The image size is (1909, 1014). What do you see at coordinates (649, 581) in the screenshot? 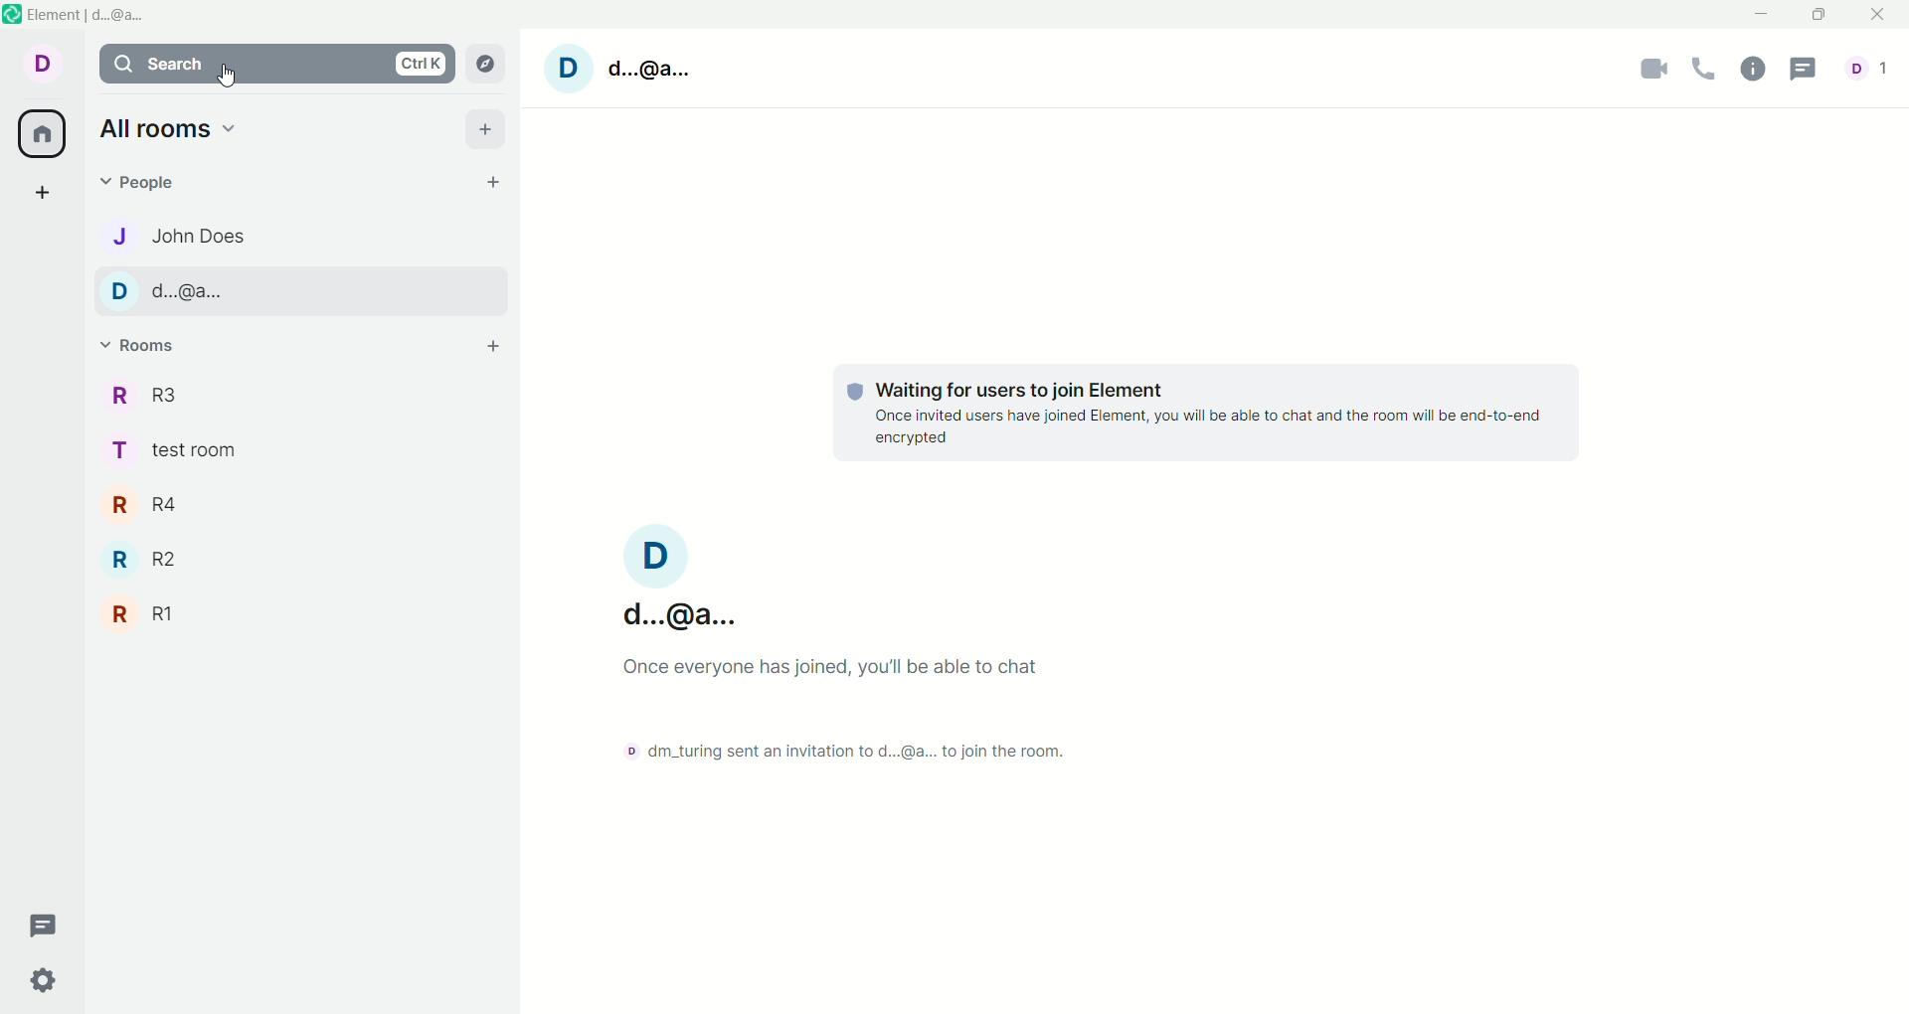
I see `Current account` at bounding box center [649, 581].